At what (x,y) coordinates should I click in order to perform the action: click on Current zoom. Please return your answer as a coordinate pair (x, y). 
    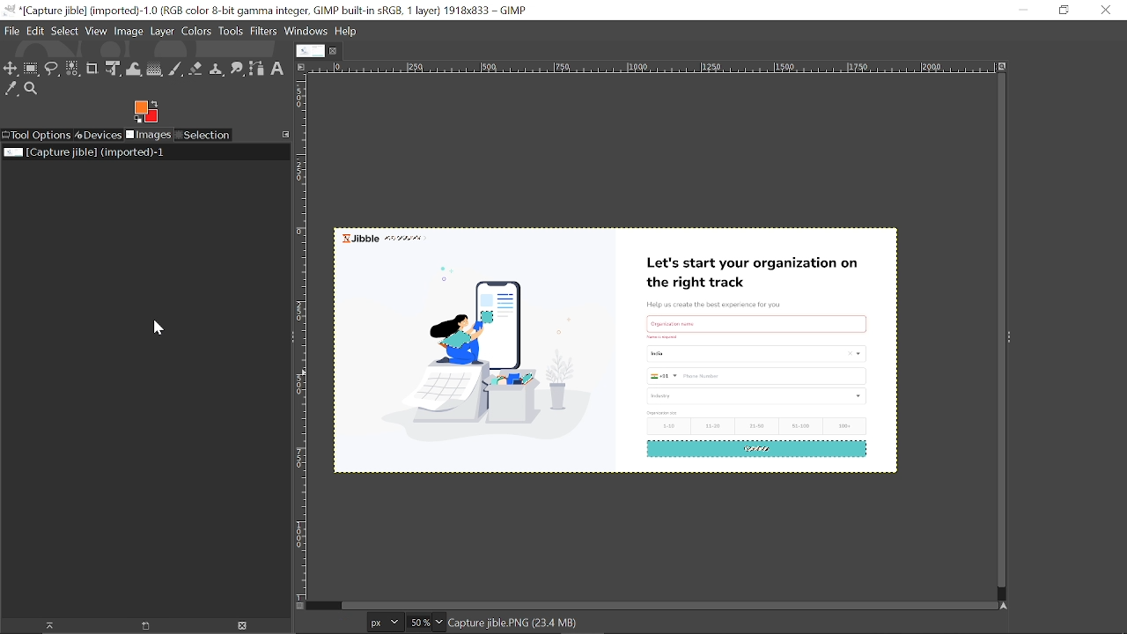
    Looking at the image, I should click on (417, 623).